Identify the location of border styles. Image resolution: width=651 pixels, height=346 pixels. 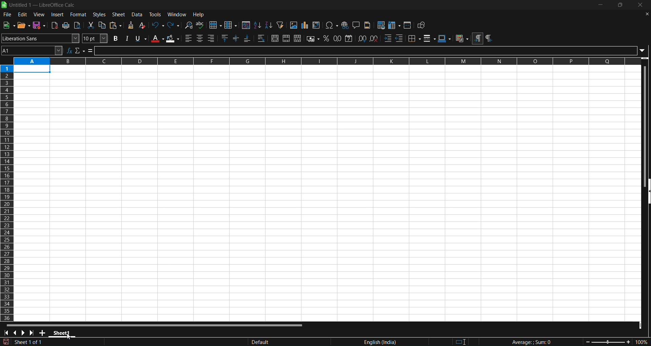
(430, 38).